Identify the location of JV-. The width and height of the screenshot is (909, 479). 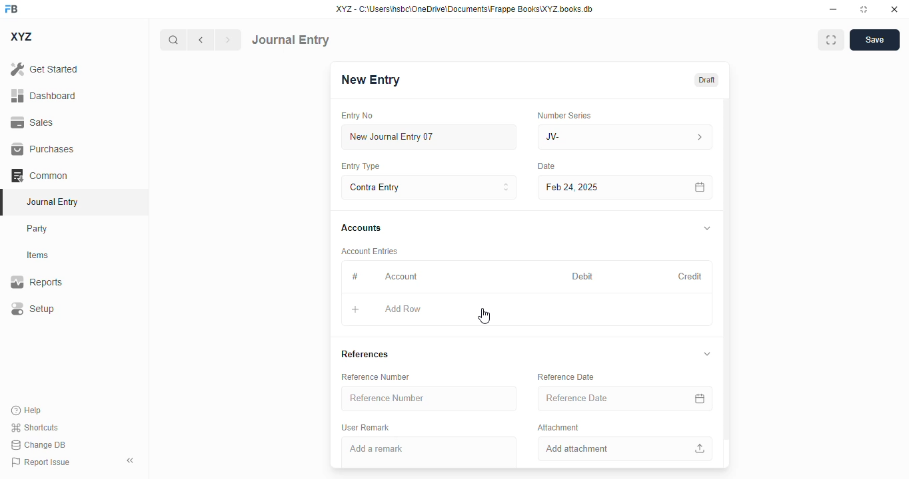
(625, 137).